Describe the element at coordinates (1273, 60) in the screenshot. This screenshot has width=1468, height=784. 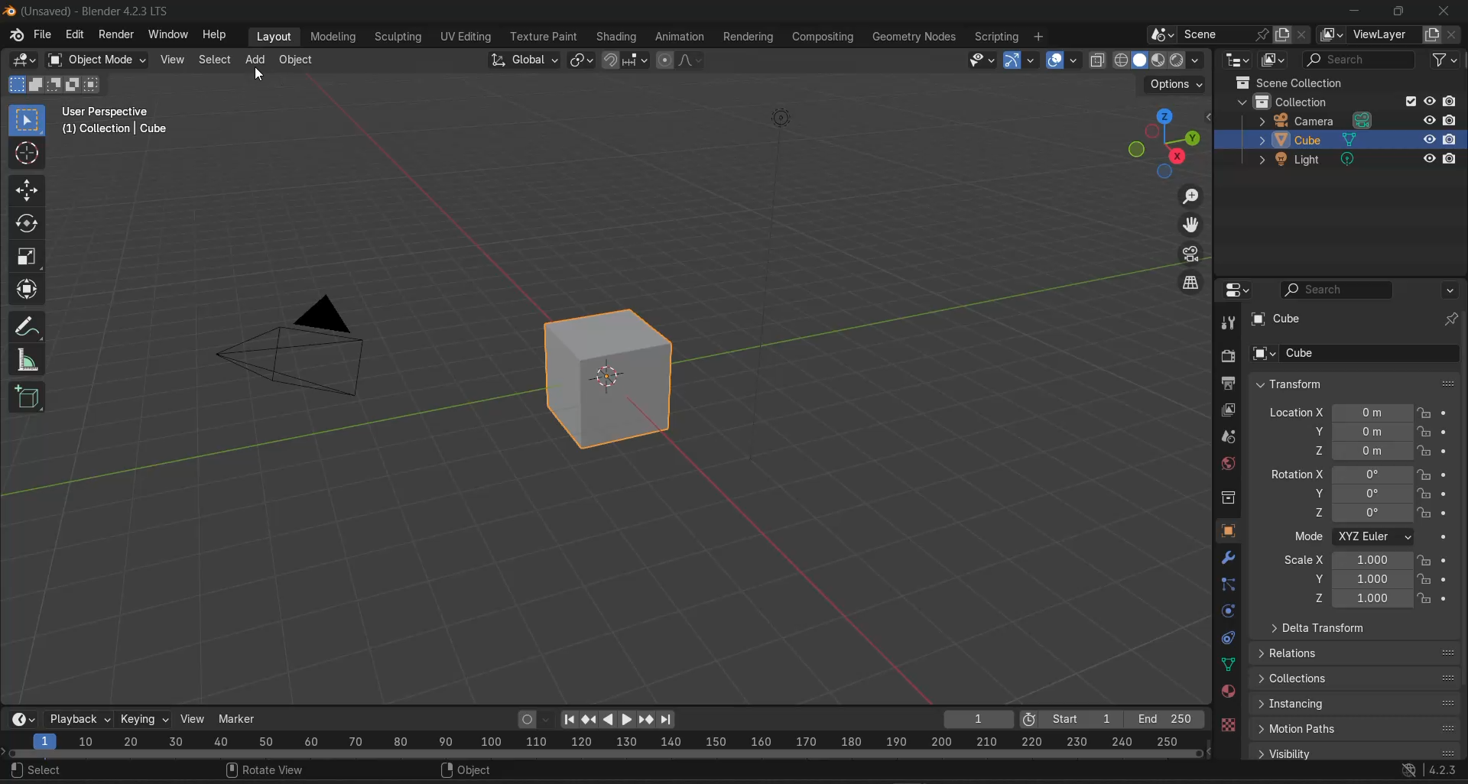
I see `display mode` at that location.